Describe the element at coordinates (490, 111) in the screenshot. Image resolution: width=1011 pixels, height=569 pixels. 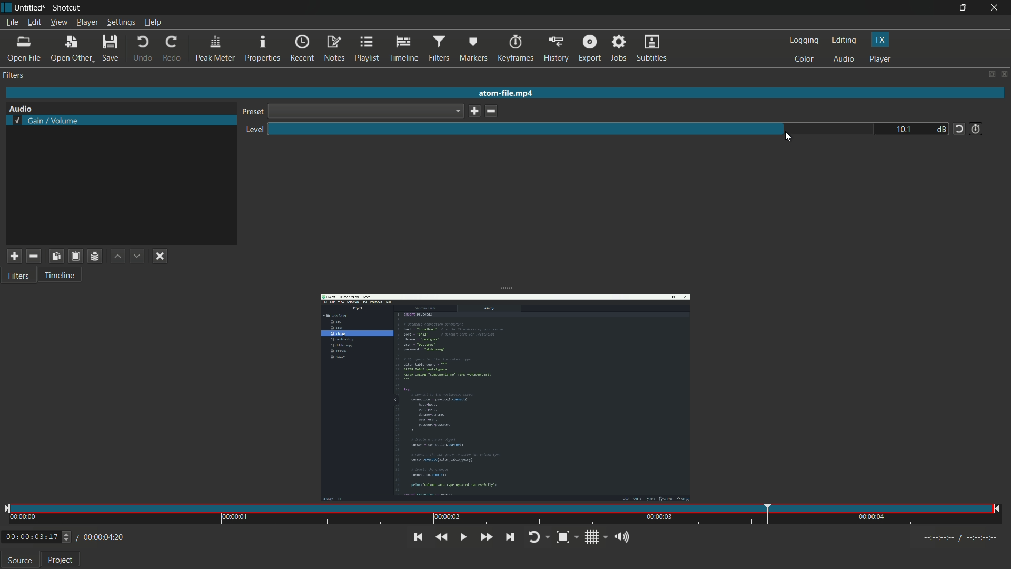
I see `delete` at that location.